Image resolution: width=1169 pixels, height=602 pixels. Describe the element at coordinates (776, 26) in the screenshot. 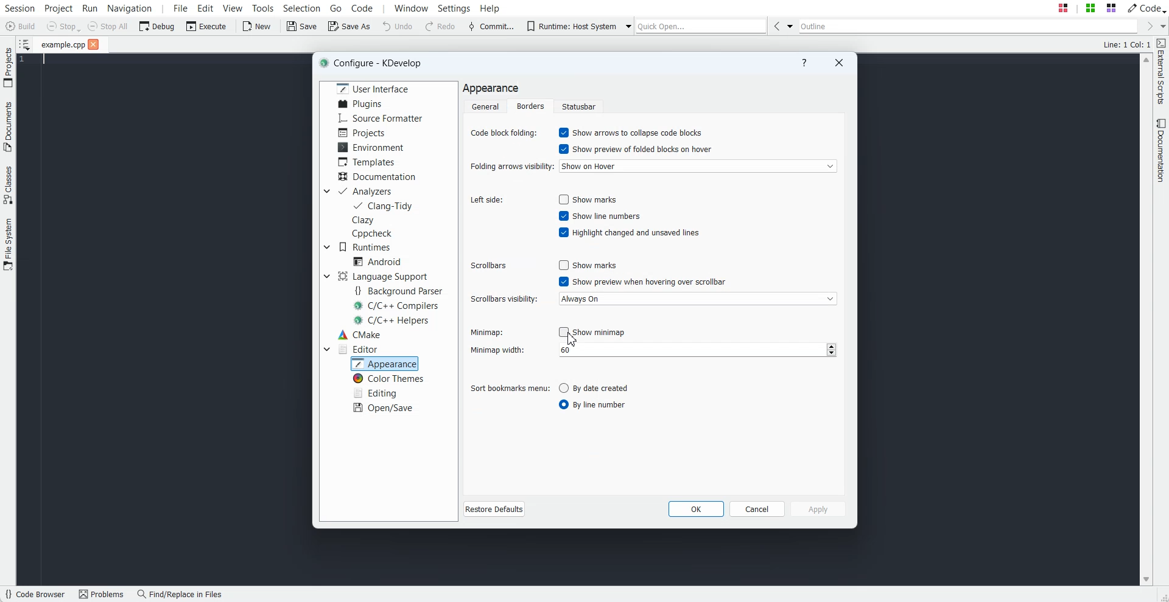

I see `Go Back` at that location.